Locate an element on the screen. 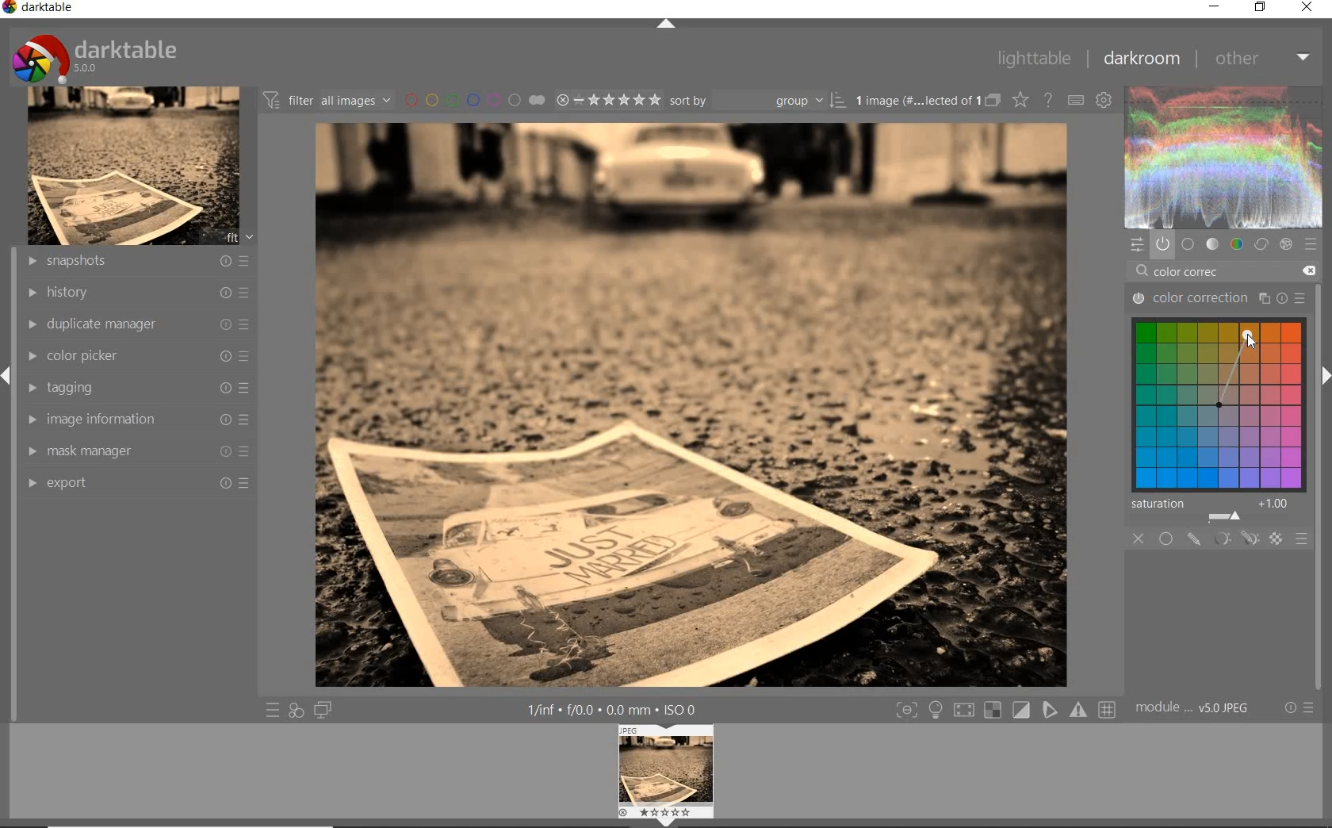  expand/collapse is located at coordinates (8, 377).